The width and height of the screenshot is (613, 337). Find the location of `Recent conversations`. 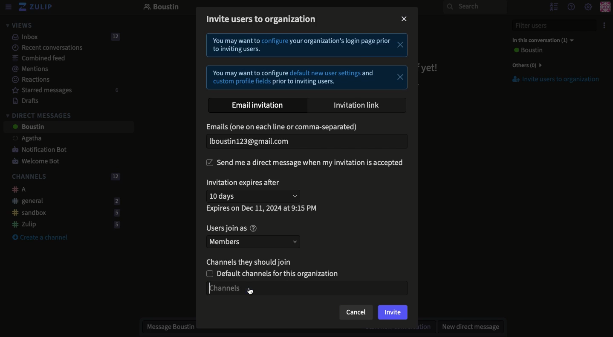

Recent conversations is located at coordinates (42, 47).